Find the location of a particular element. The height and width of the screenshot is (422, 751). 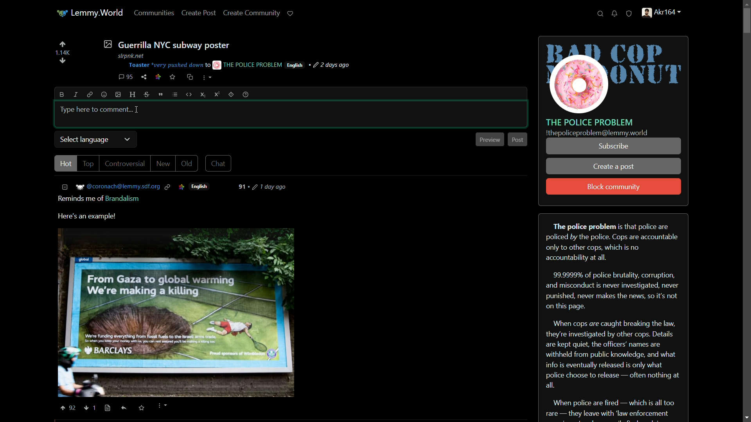

select language is located at coordinates (85, 140).